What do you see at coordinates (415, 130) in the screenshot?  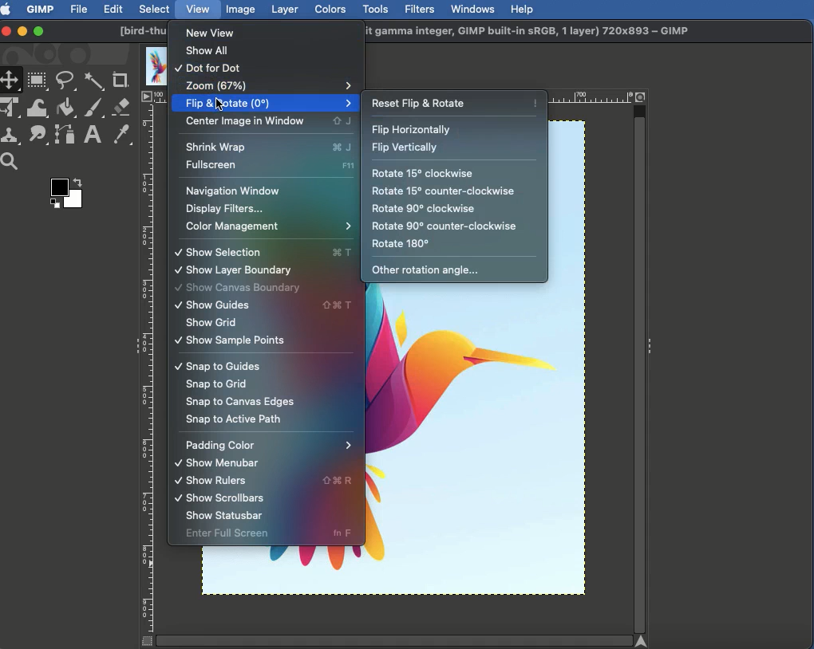 I see `Flip horizontal` at bounding box center [415, 130].